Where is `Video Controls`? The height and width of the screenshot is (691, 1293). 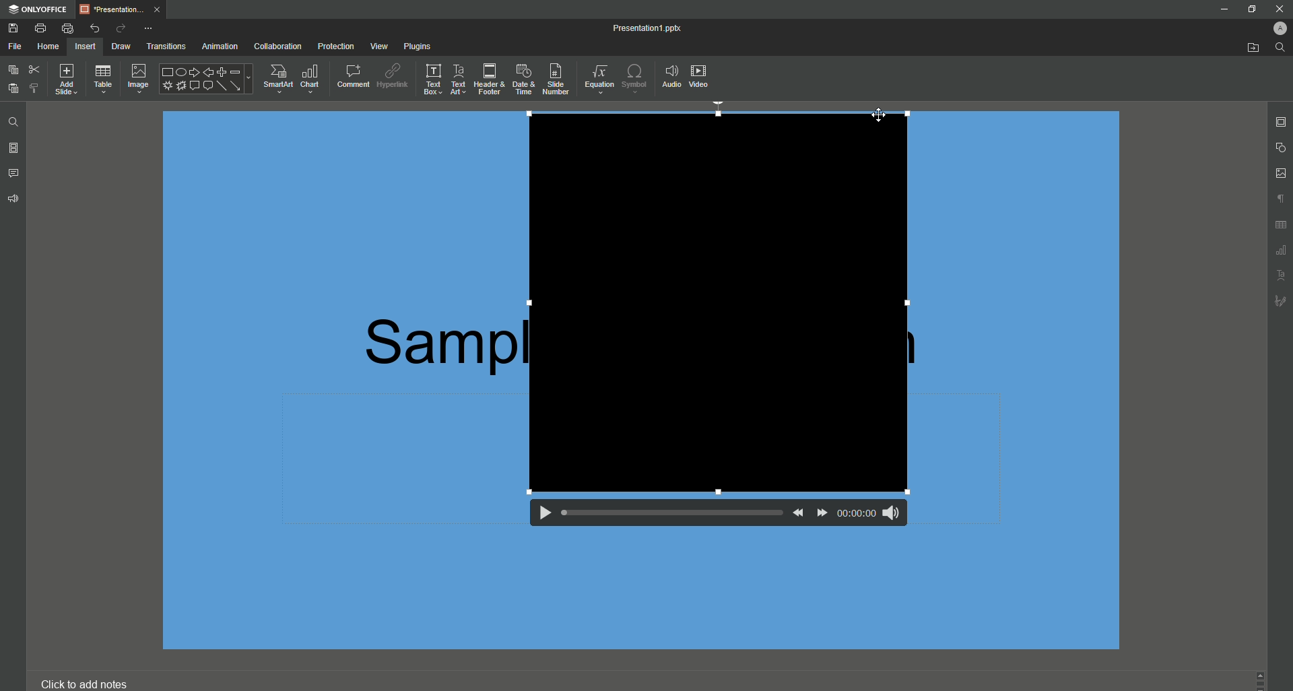 Video Controls is located at coordinates (710, 518).